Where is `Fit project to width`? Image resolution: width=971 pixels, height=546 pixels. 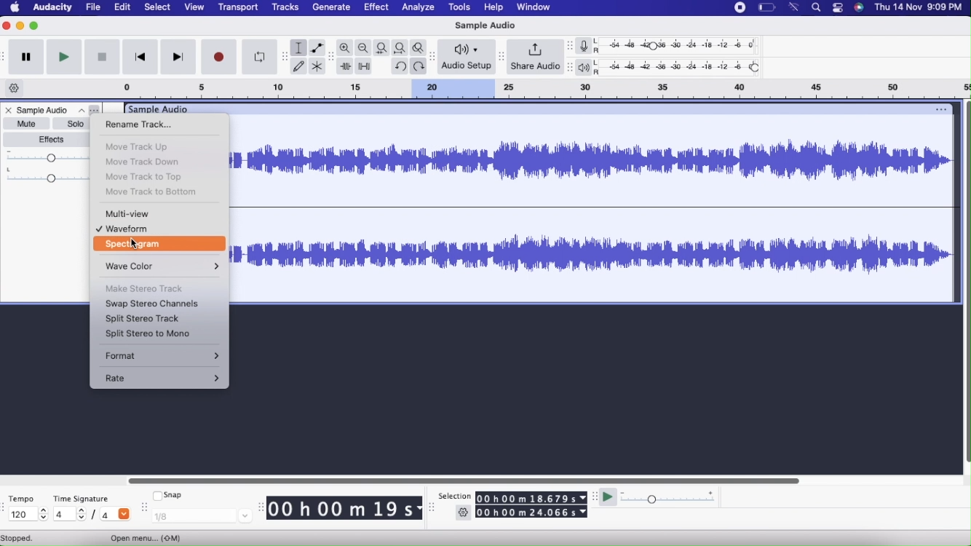 Fit project to width is located at coordinates (401, 47).